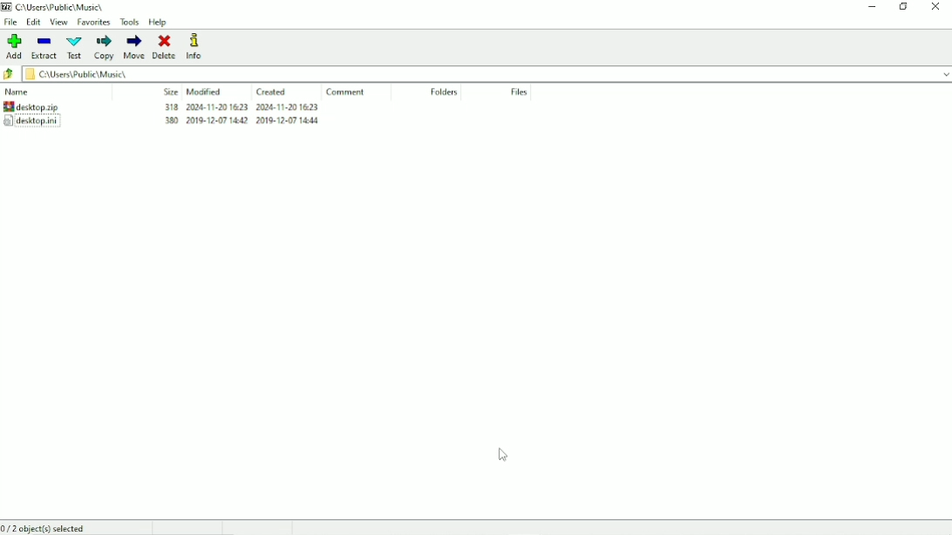 Image resolution: width=952 pixels, height=535 pixels. Describe the element at coordinates (349, 92) in the screenshot. I see `Comment` at that location.